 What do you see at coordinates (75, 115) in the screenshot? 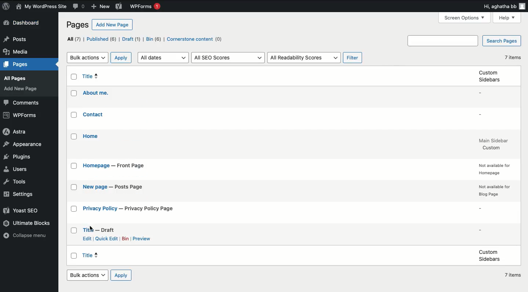
I see `Checkbox` at bounding box center [75, 115].